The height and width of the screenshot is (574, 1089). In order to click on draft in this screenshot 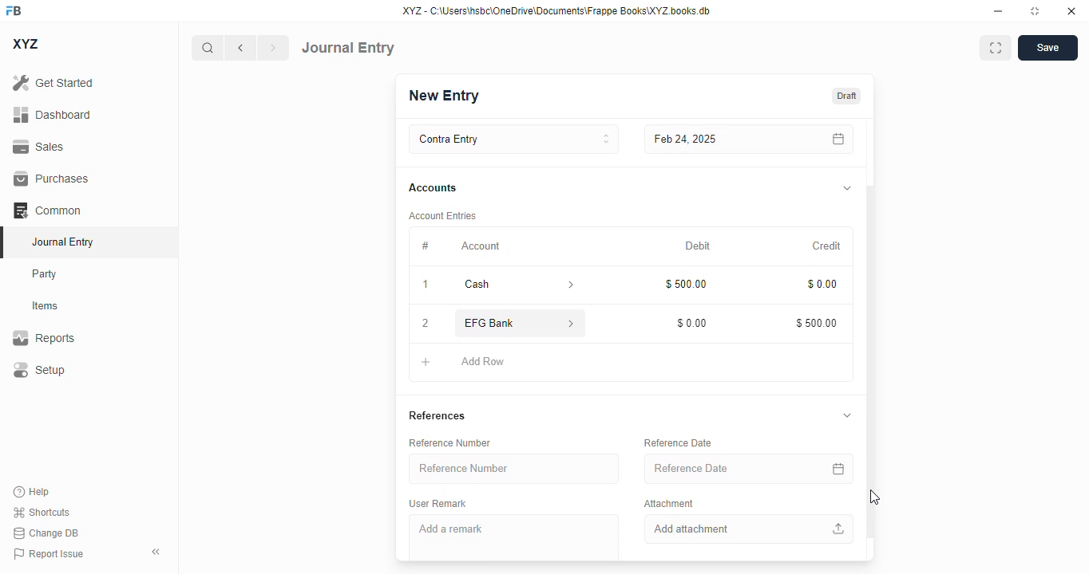, I will do `click(847, 95)`.